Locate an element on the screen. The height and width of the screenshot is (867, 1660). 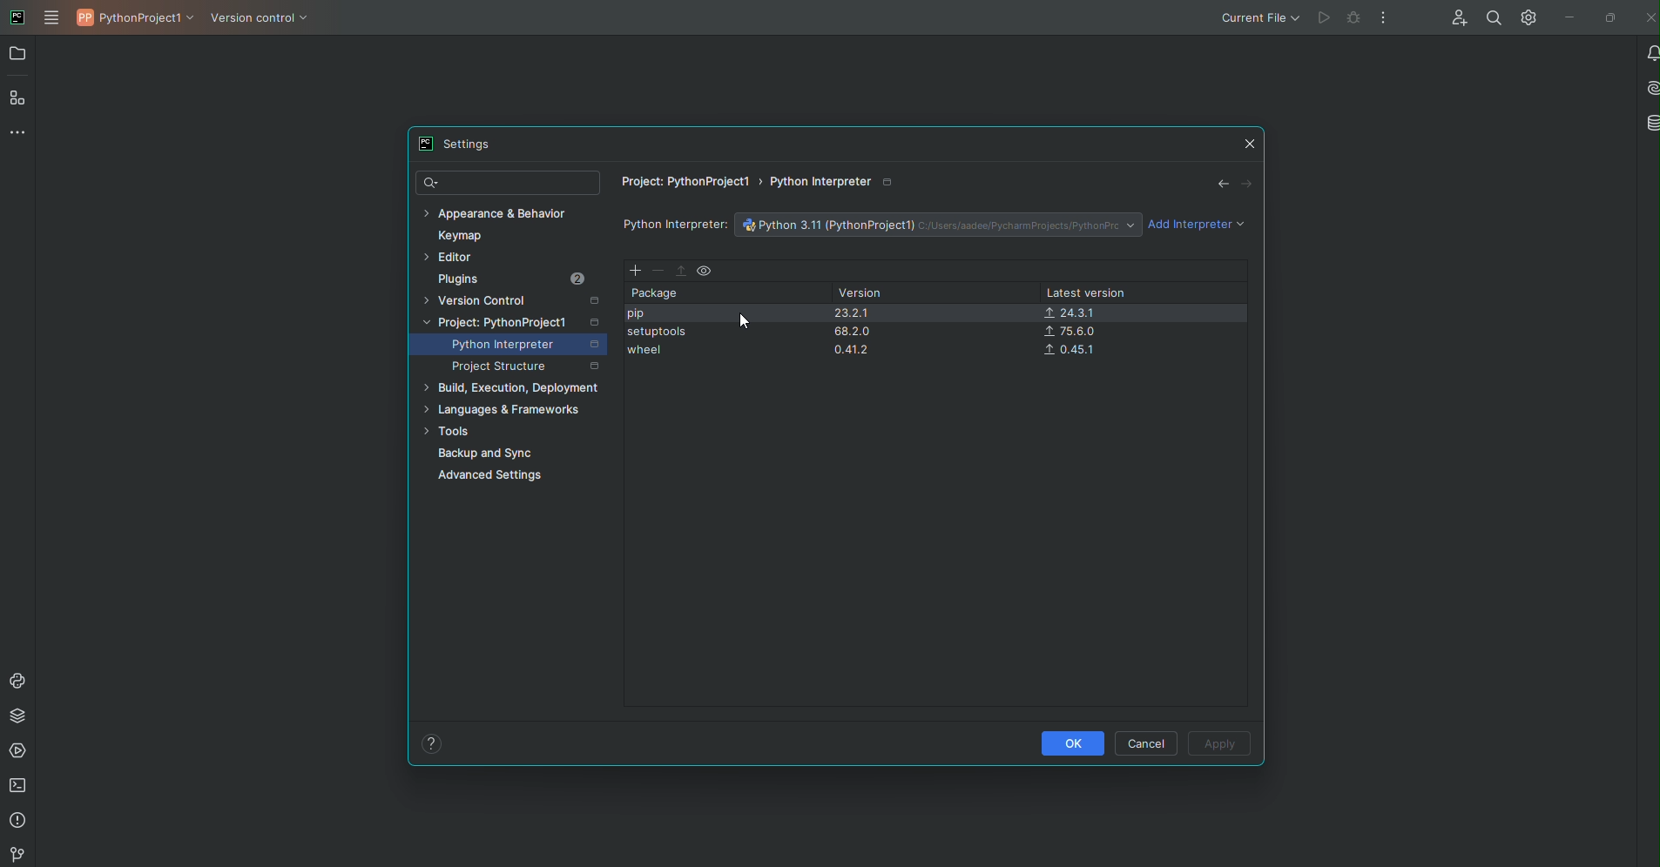
Delete is located at coordinates (657, 272).